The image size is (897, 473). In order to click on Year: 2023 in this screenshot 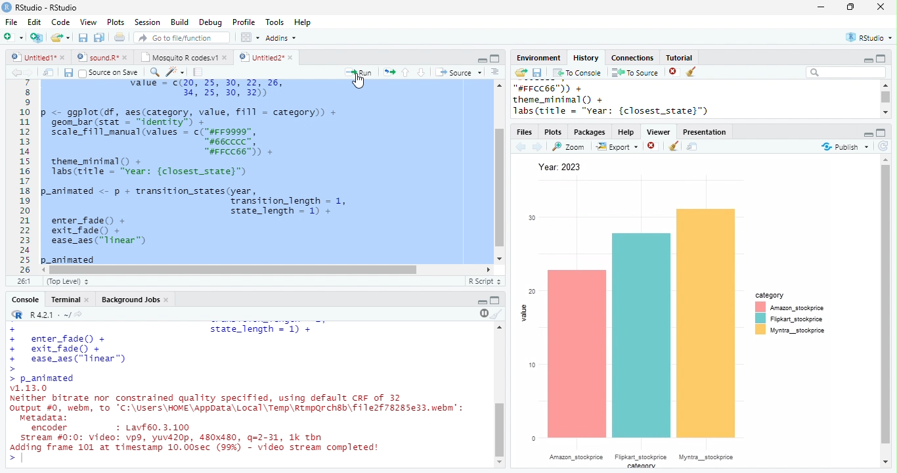, I will do `click(558, 168)`.